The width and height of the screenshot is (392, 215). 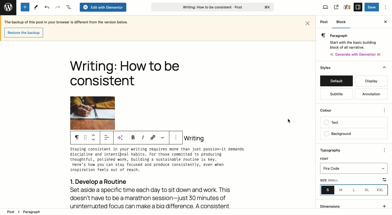 I want to click on Fira code, so click(x=354, y=169).